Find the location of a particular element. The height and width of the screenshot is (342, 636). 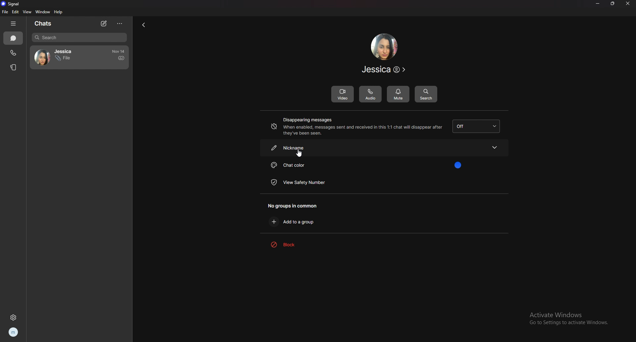

delivered is located at coordinates (121, 58).